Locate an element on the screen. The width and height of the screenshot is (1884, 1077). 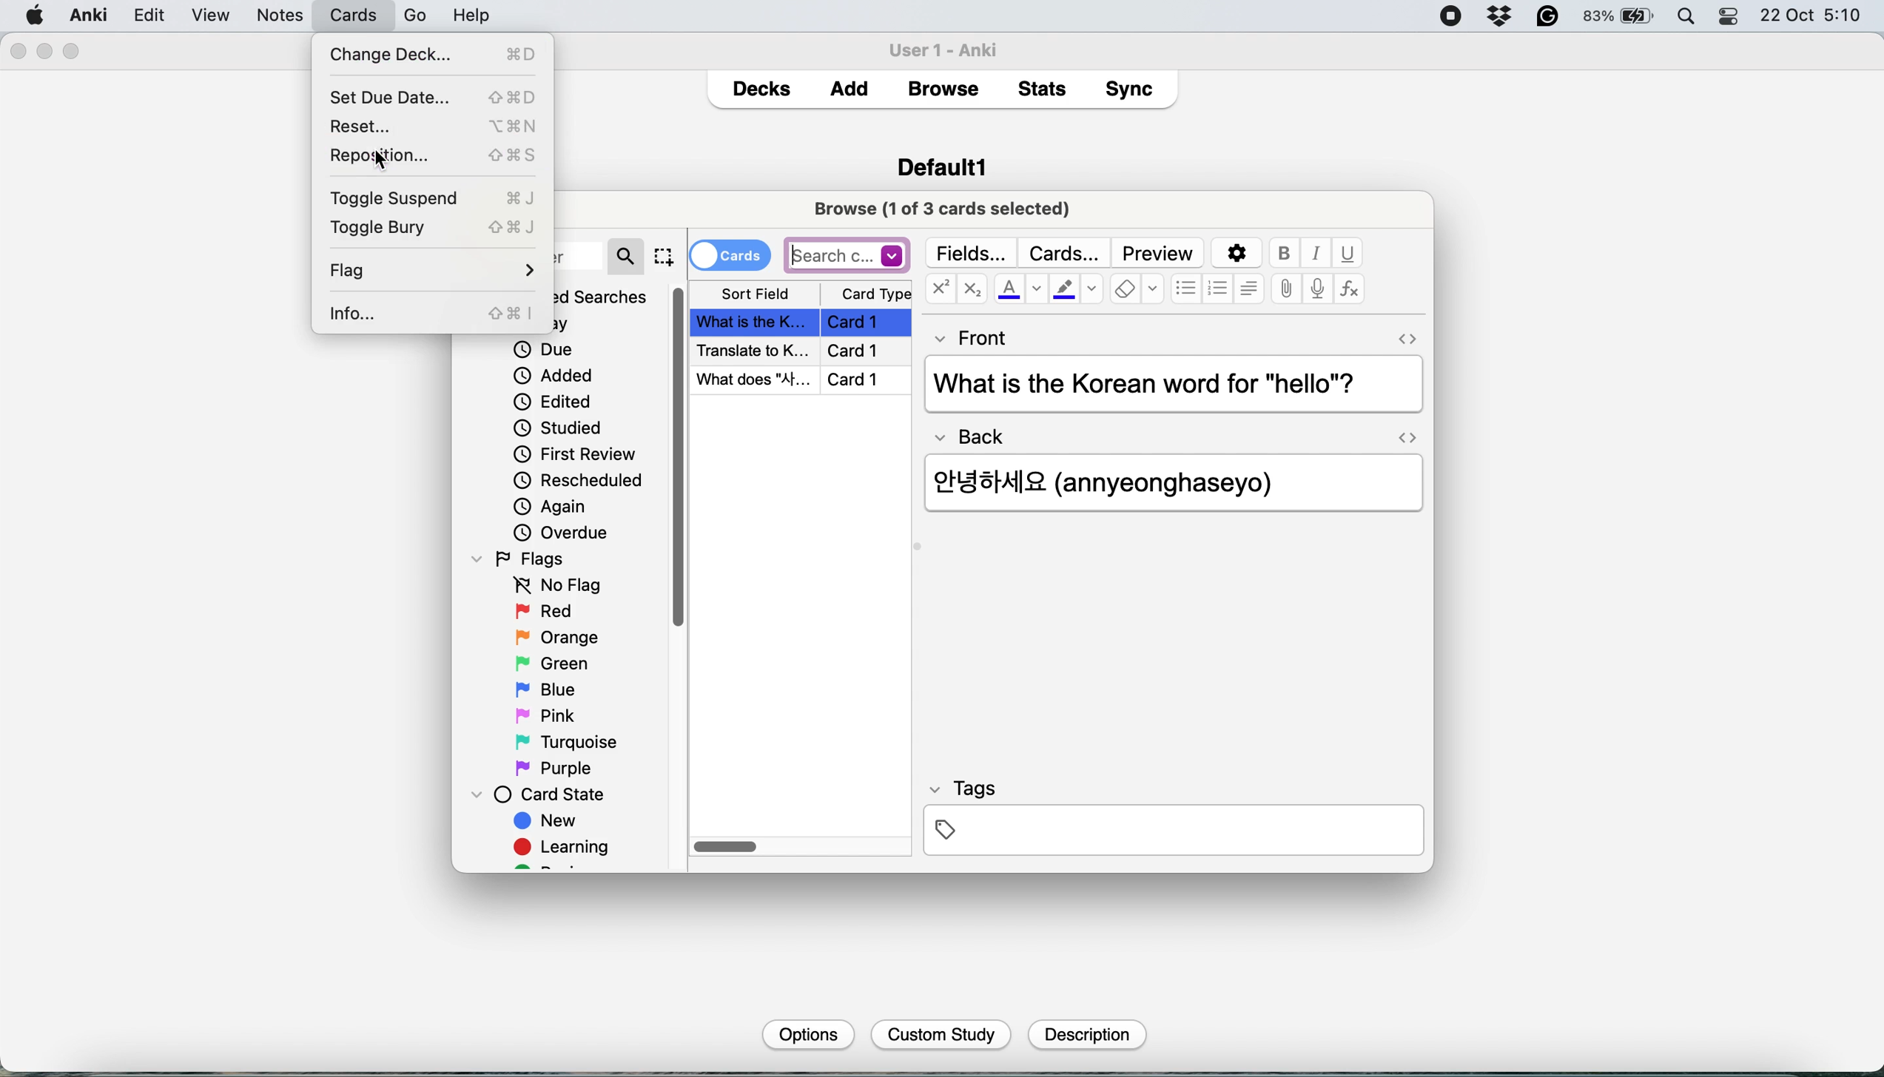
highlight color is located at coordinates (1075, 291).